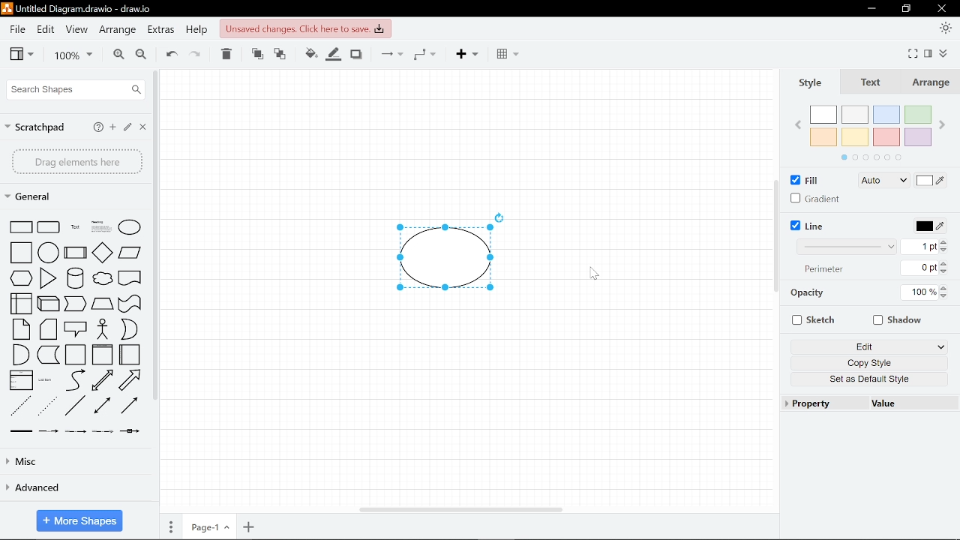 This screenshot has height=540, width=960. What do you see at coordinates (929, 83) in the screenshot?
I see `Arrange` at bounding box center [929, 83].